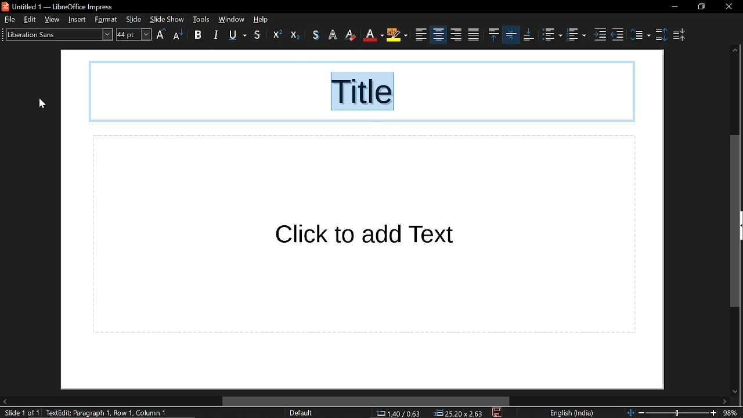 The image size is (743, 418). Describe the element at coordinates (398, 35) in the screenshot. I see `align left` at that location.